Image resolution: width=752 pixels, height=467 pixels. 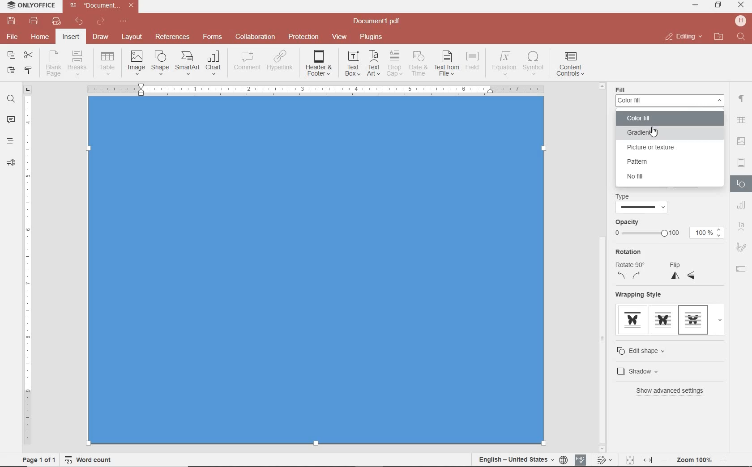 What do you see at coordinates (255, 37) in the screenshot?
I see `collaboration` at bounding box center [255, 37].